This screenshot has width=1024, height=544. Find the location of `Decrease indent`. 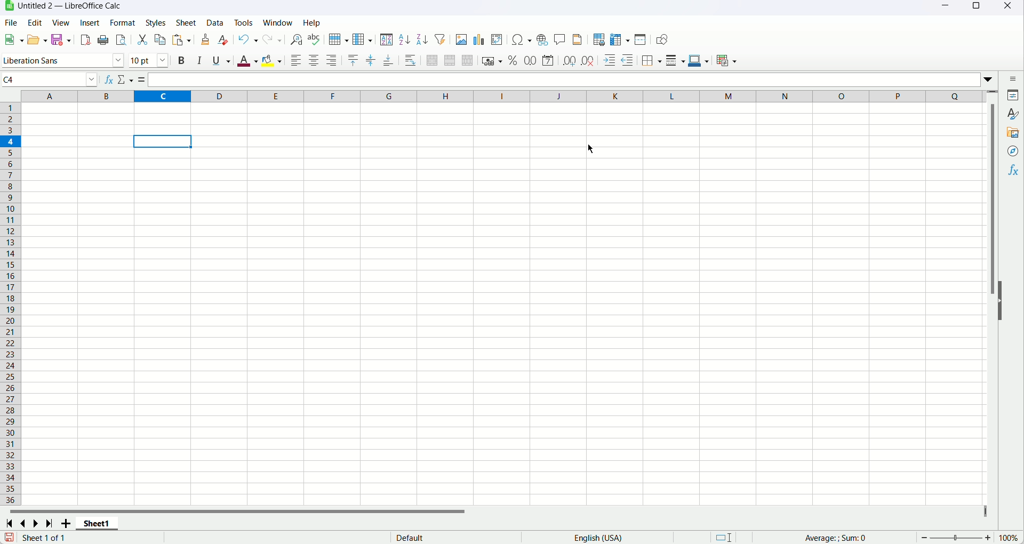

Decrease indent is located at coordinates (628, 60).